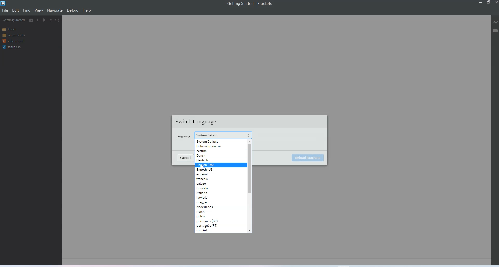 The width and height of the screenshot is (499, 267). Describe the element at coordinates (14, 35) in the screenshot. I see `Screenshots` at that location.